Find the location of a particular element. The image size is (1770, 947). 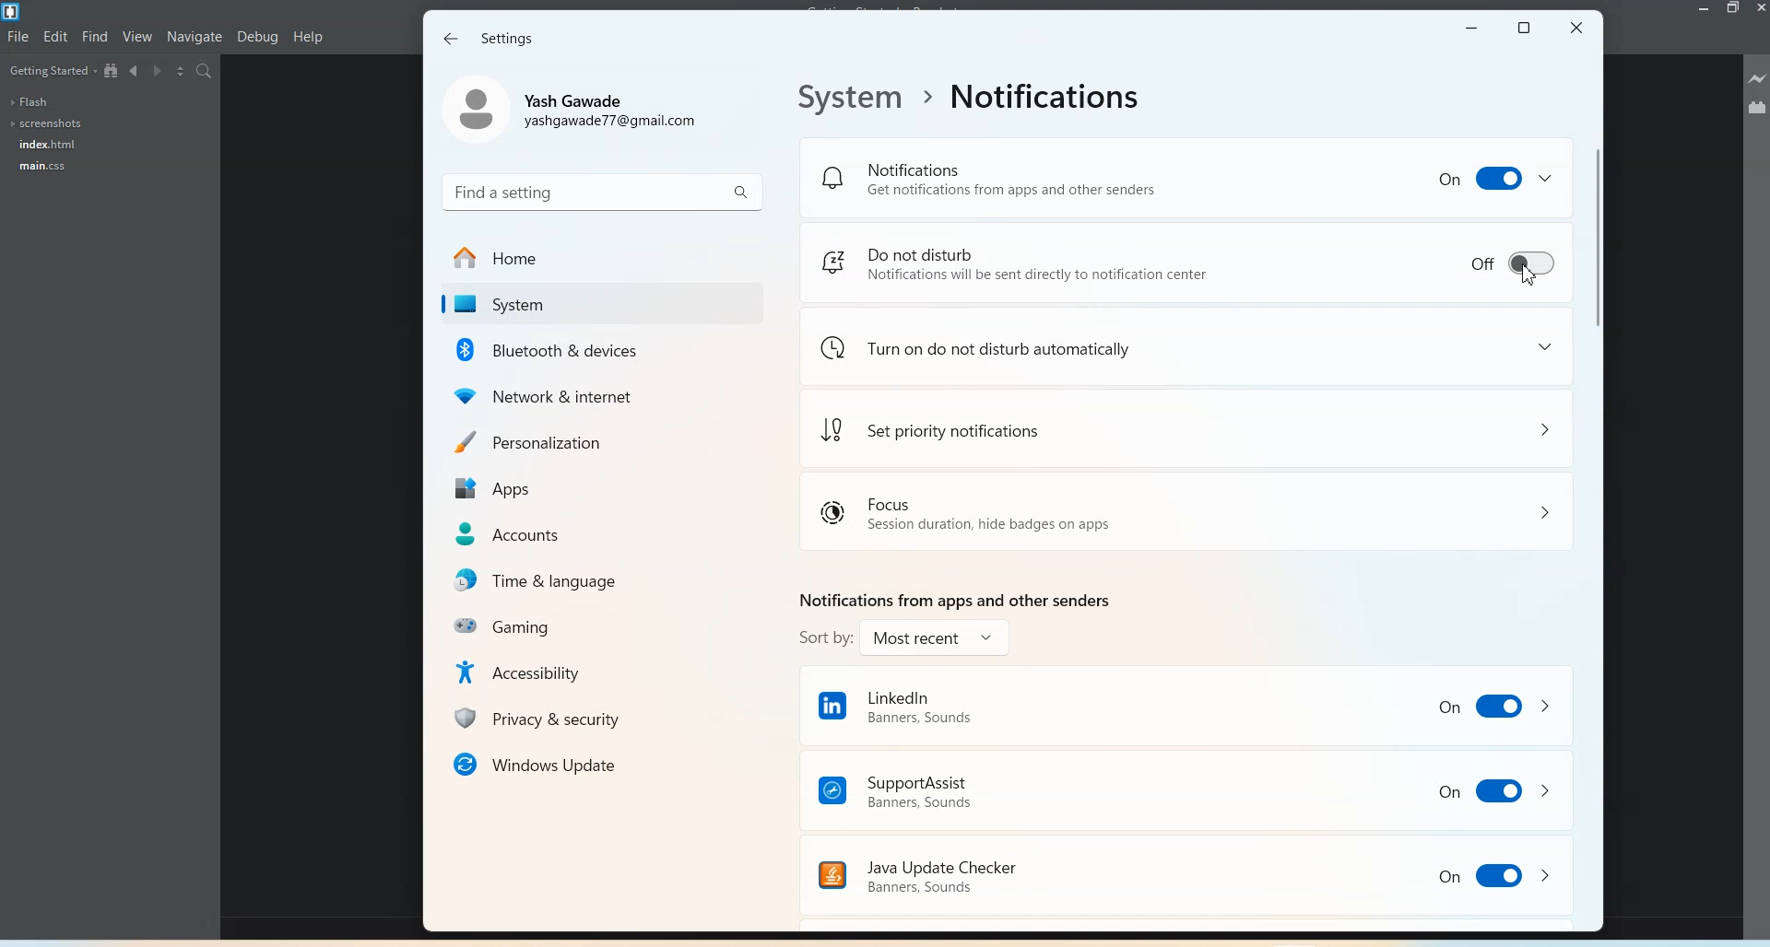

Back is located at coordinates (451, 38).